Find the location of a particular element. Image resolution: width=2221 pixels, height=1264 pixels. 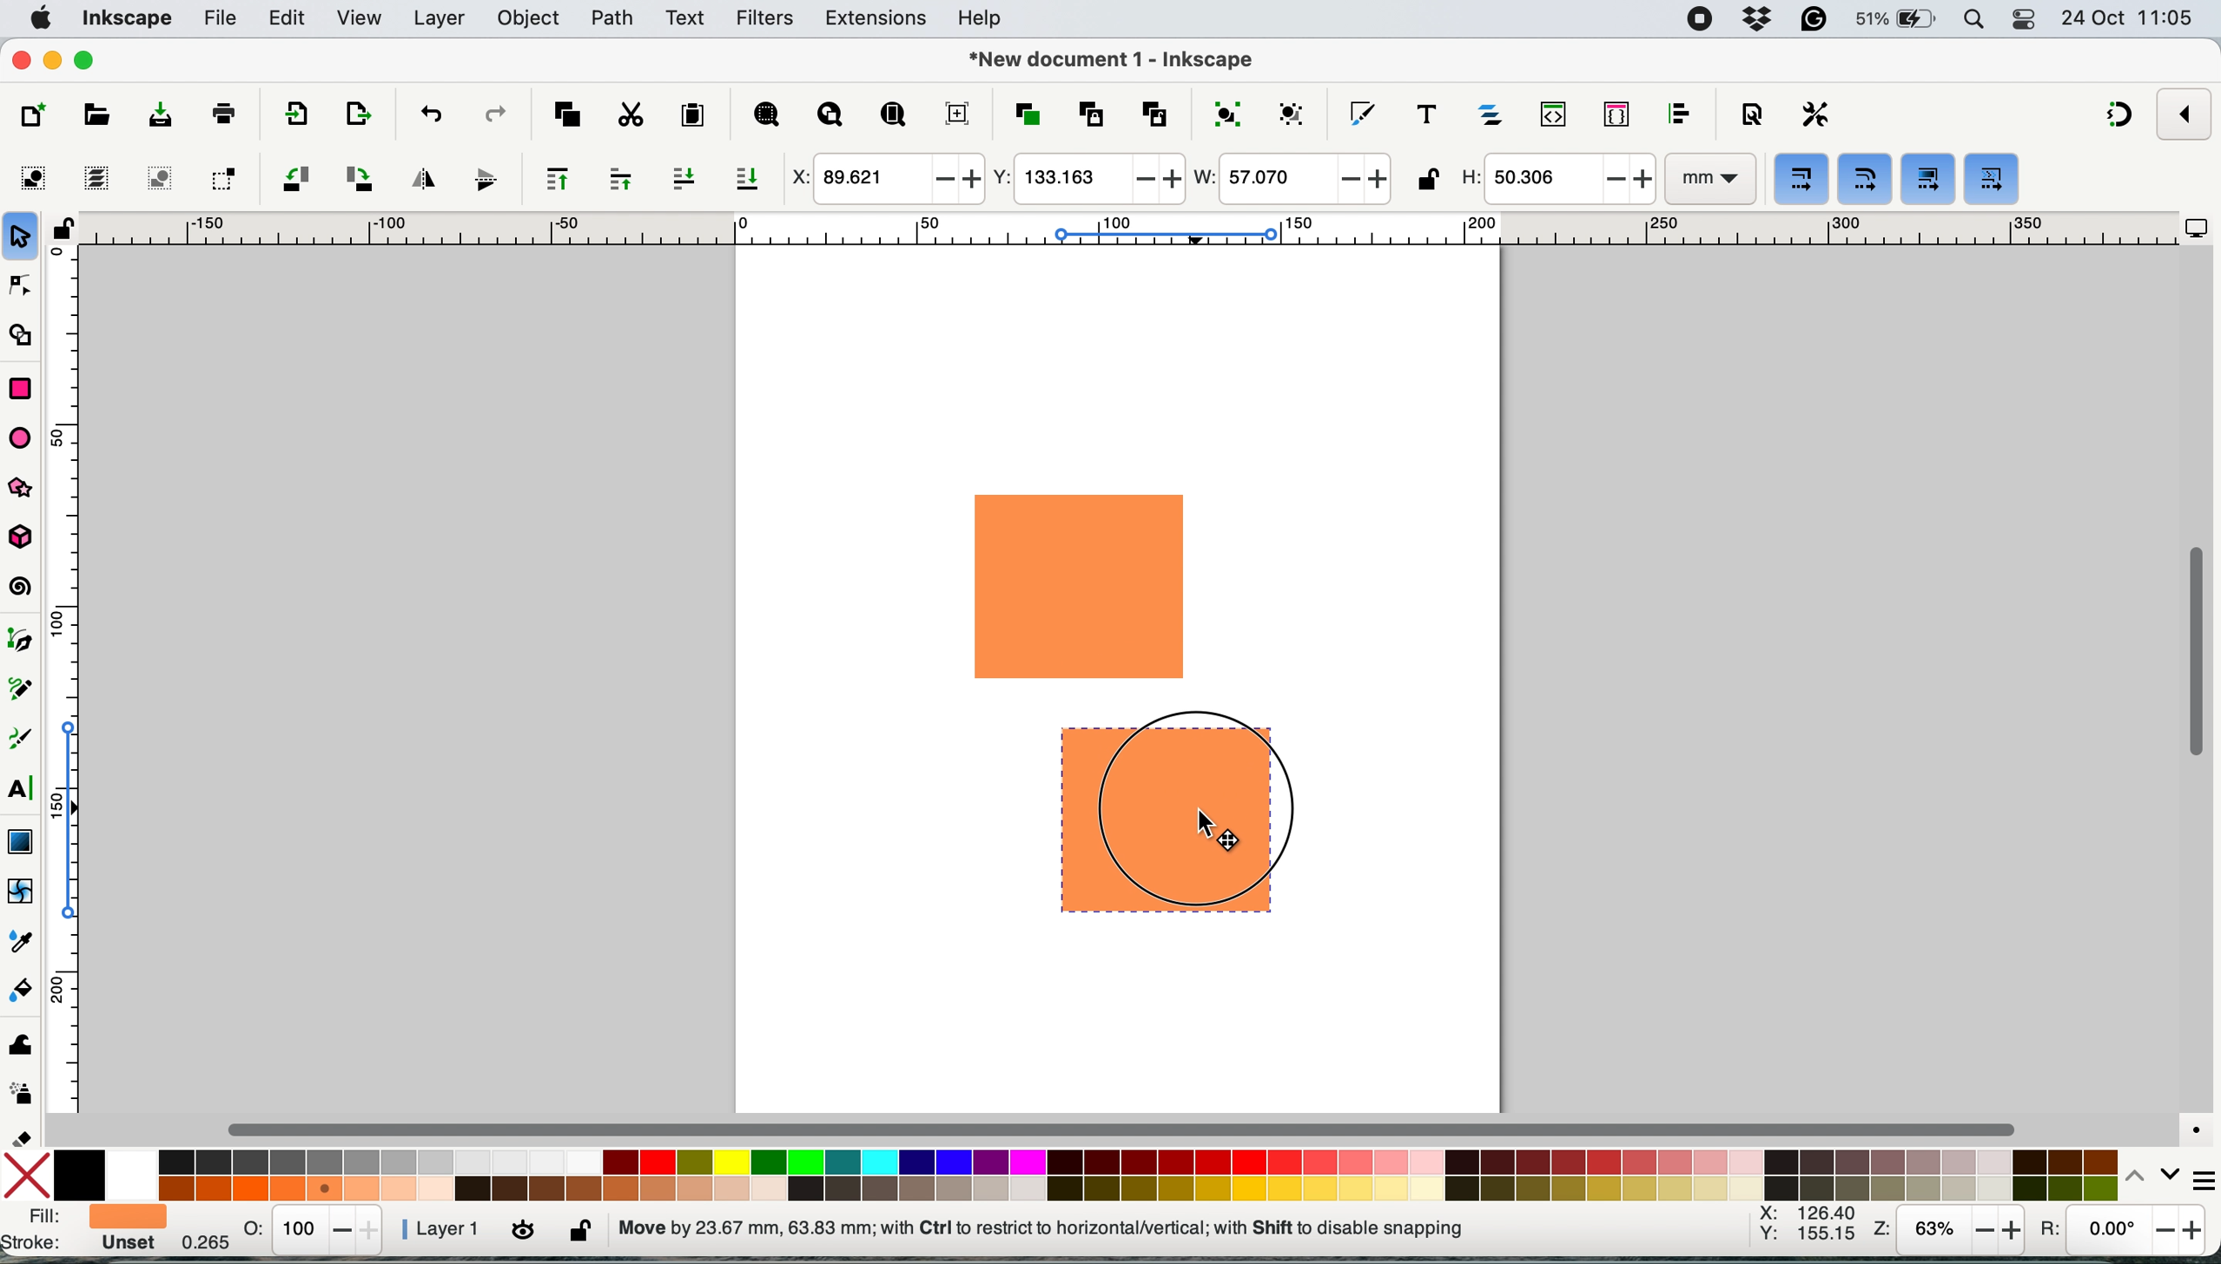

layers and objects is located at coordinates (1493, 114).